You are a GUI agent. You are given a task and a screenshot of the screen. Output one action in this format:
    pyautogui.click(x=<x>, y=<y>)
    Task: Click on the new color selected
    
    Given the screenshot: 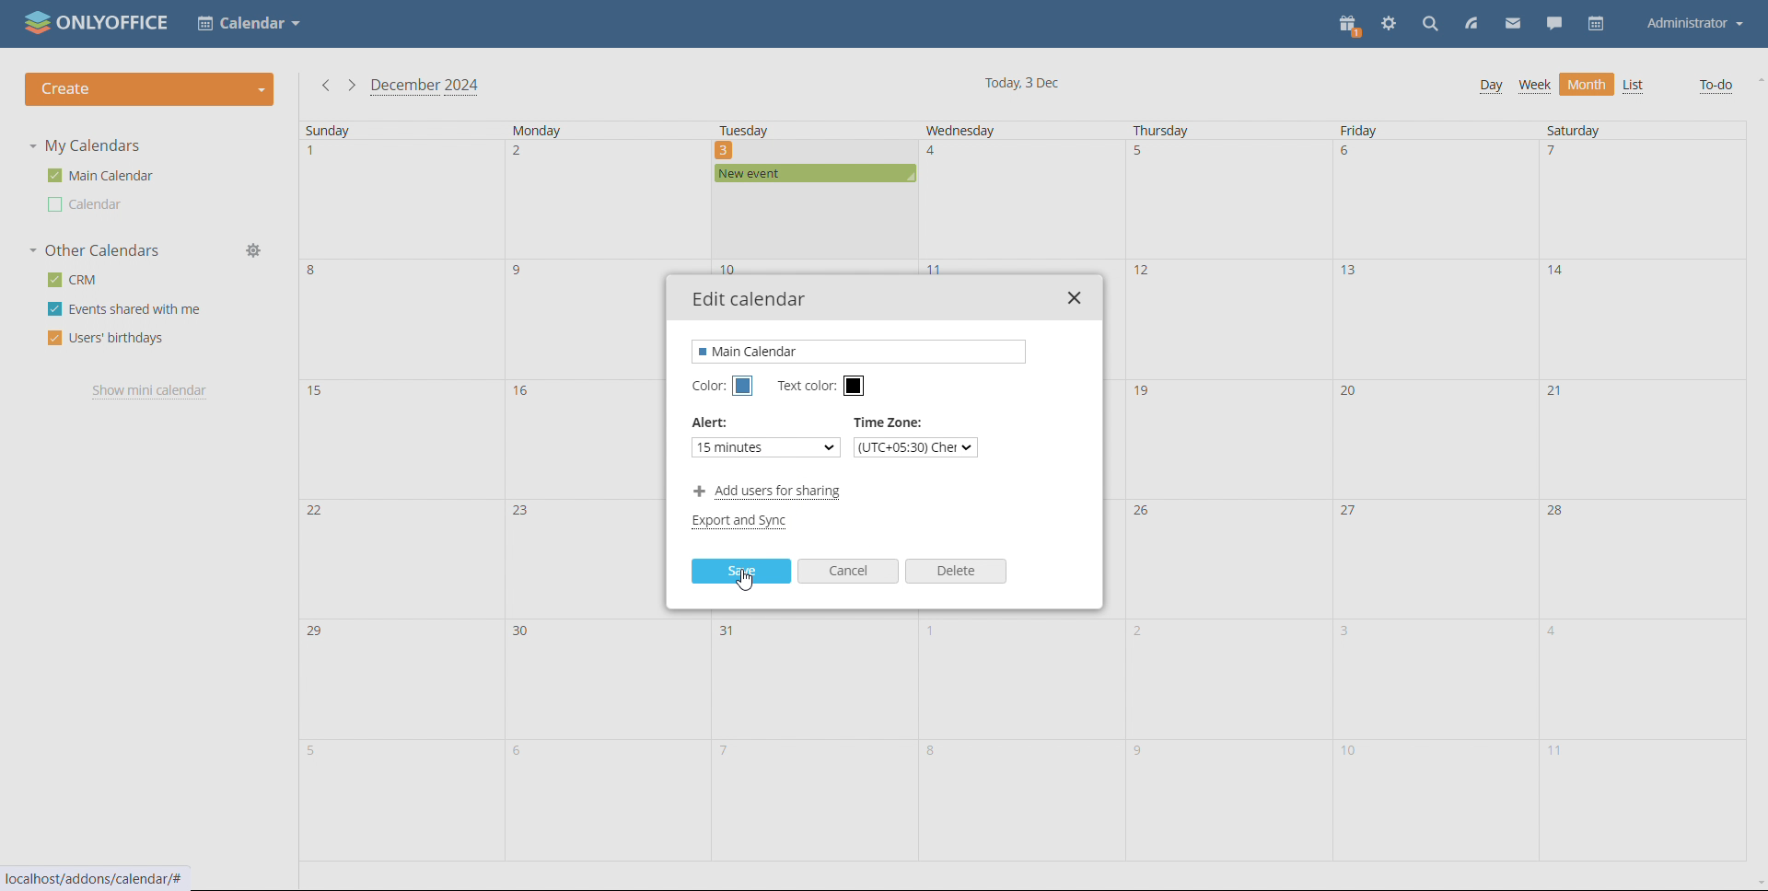 What is the action you would take?
    pyautogui.click(x=742, y=387)
    